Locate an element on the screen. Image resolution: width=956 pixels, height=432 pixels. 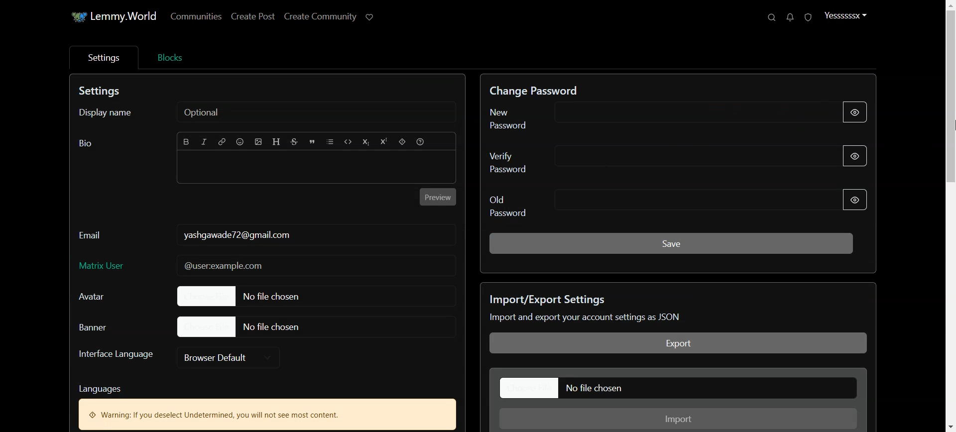
New Password is located at coordinates (675, 116).